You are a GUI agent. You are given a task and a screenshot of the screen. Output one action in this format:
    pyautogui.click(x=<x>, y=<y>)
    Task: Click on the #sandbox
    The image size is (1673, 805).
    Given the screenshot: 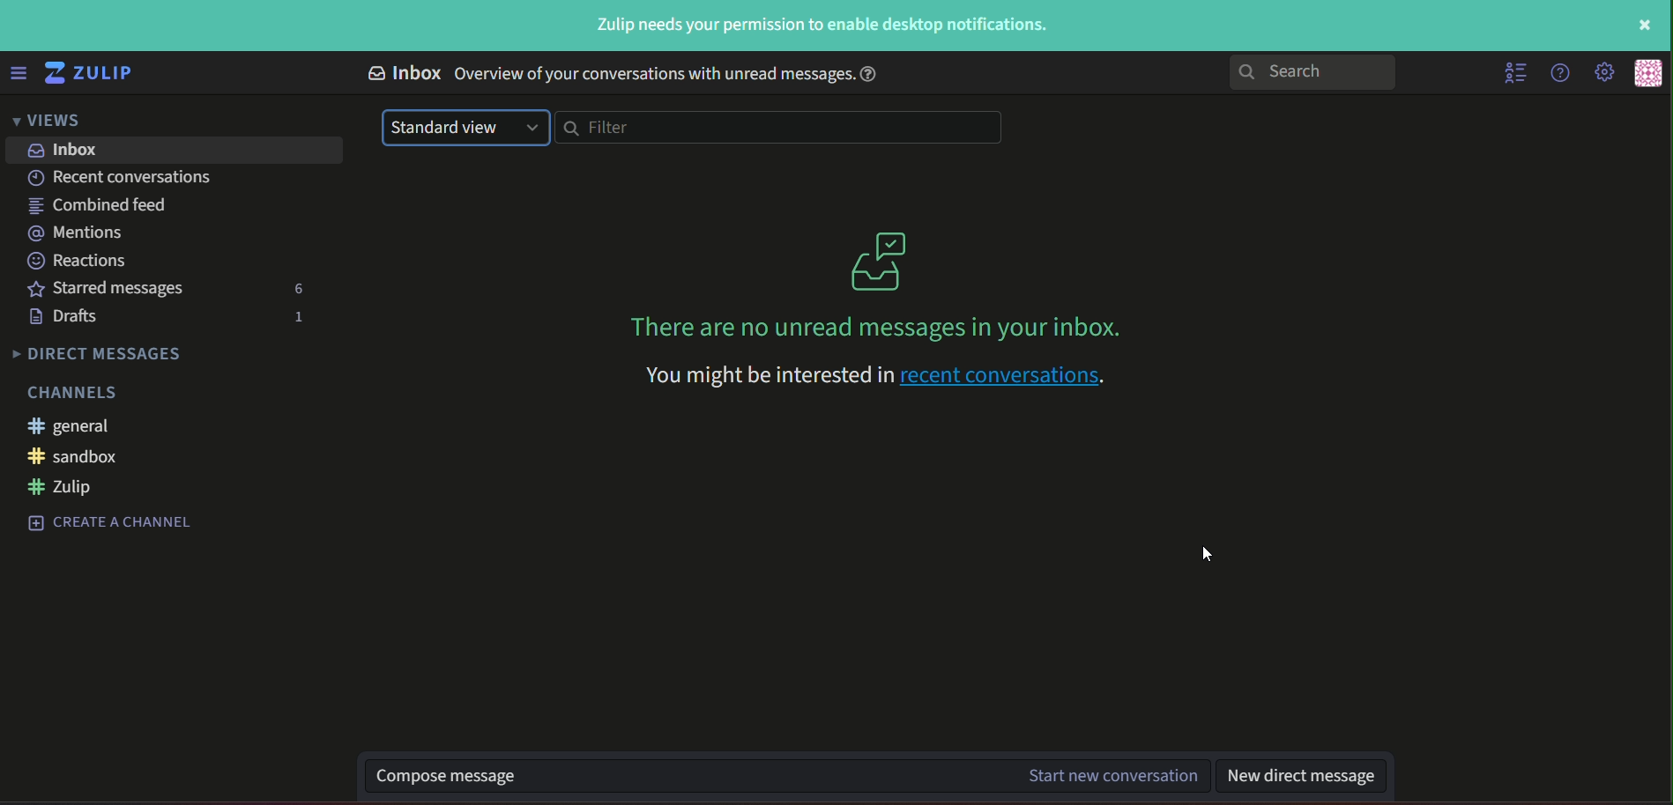 What is the action you would take?
    pyautogui.click(x=75, y=456)
    